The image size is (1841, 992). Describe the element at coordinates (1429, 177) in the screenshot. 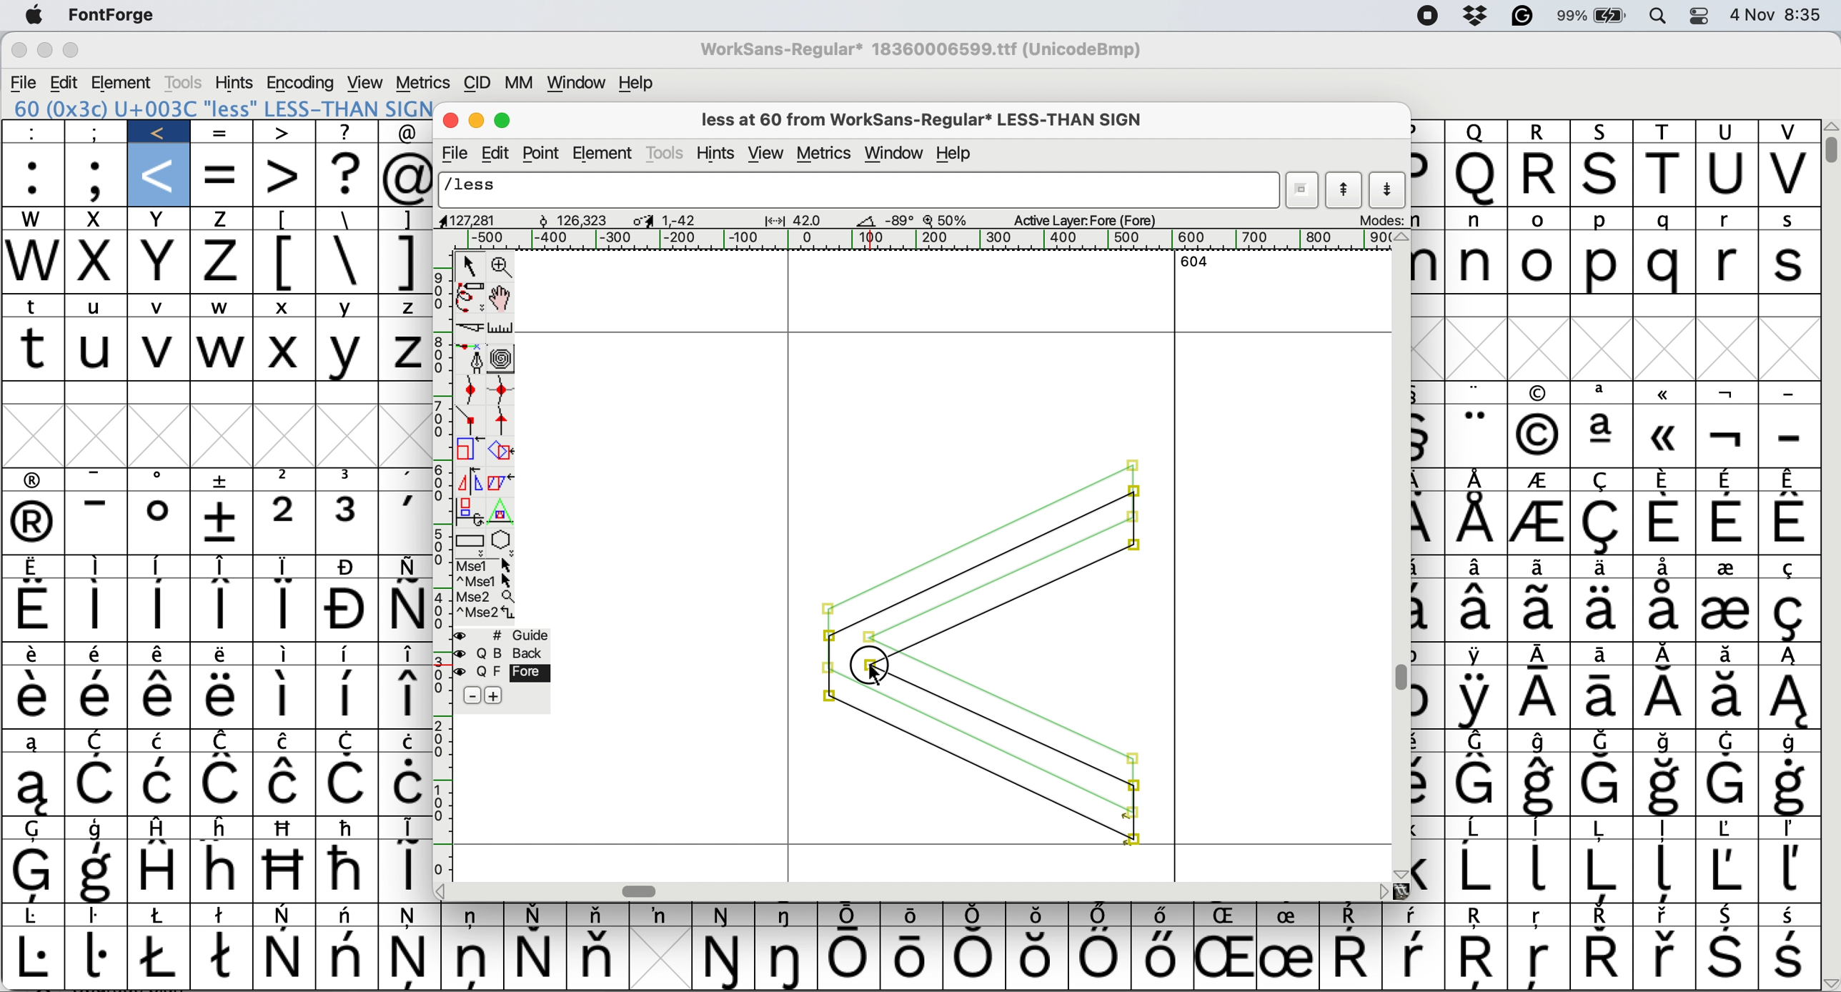

I see `p` at that location.